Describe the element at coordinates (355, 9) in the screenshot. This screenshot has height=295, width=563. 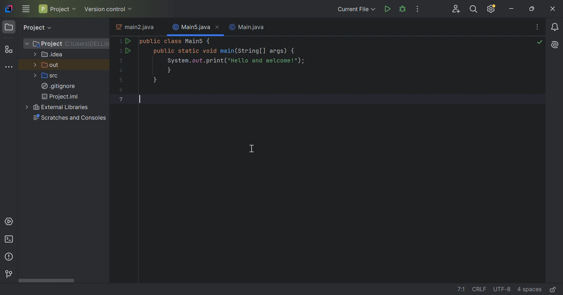
I see `Current file` at that location.